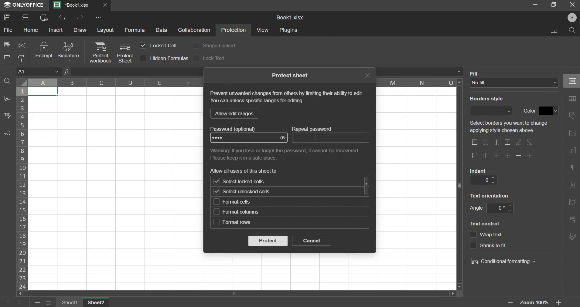 The width and height of the screenshot is (580, 307). What do you see at coordinates (216, 182) in the screenshot?
I see `checkbox` at bounding box center [216, 182].